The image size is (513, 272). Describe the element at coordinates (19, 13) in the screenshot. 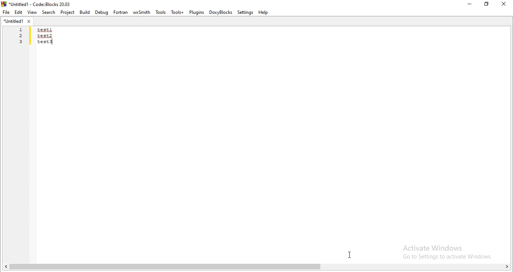

I see `Edit ` at that location.